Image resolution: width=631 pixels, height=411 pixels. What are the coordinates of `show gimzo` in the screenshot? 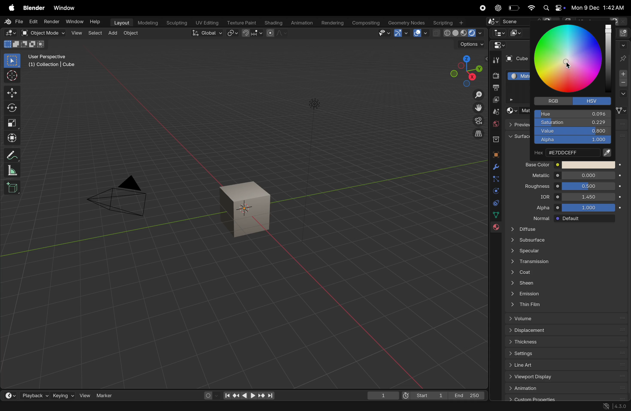 It's located at (401, 33).